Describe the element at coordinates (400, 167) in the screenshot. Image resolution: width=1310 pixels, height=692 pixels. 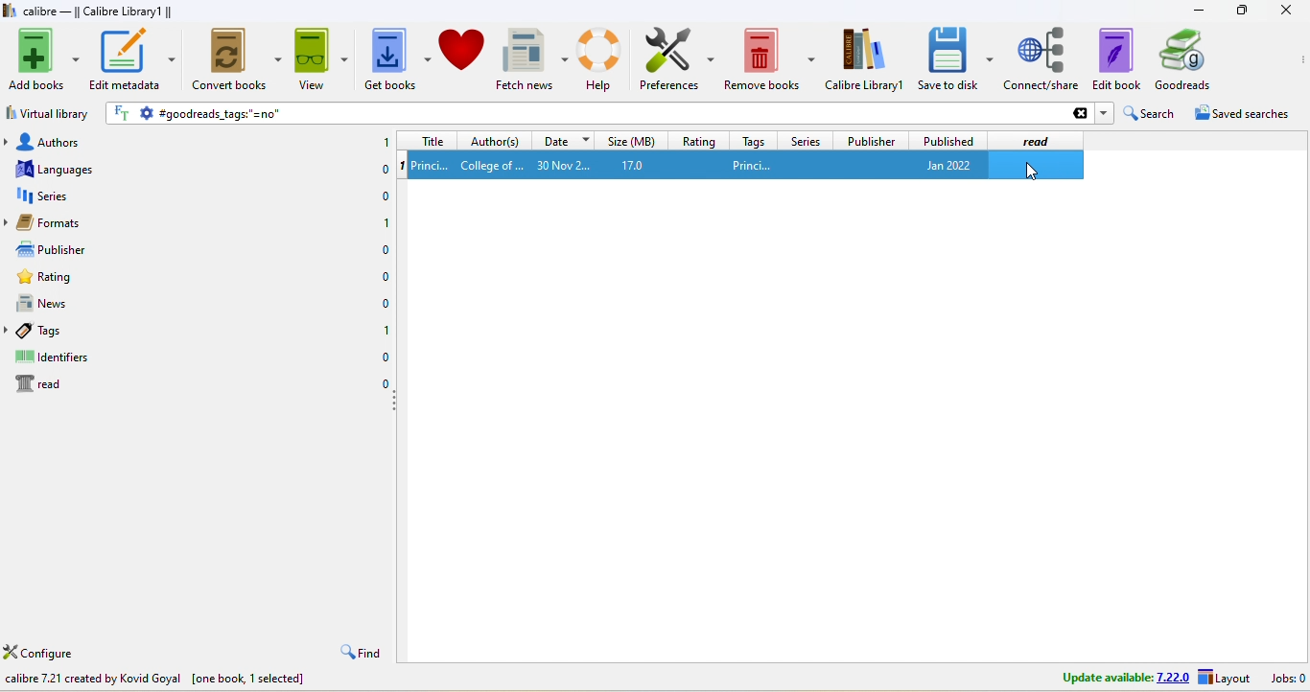
I see `1` at that location.